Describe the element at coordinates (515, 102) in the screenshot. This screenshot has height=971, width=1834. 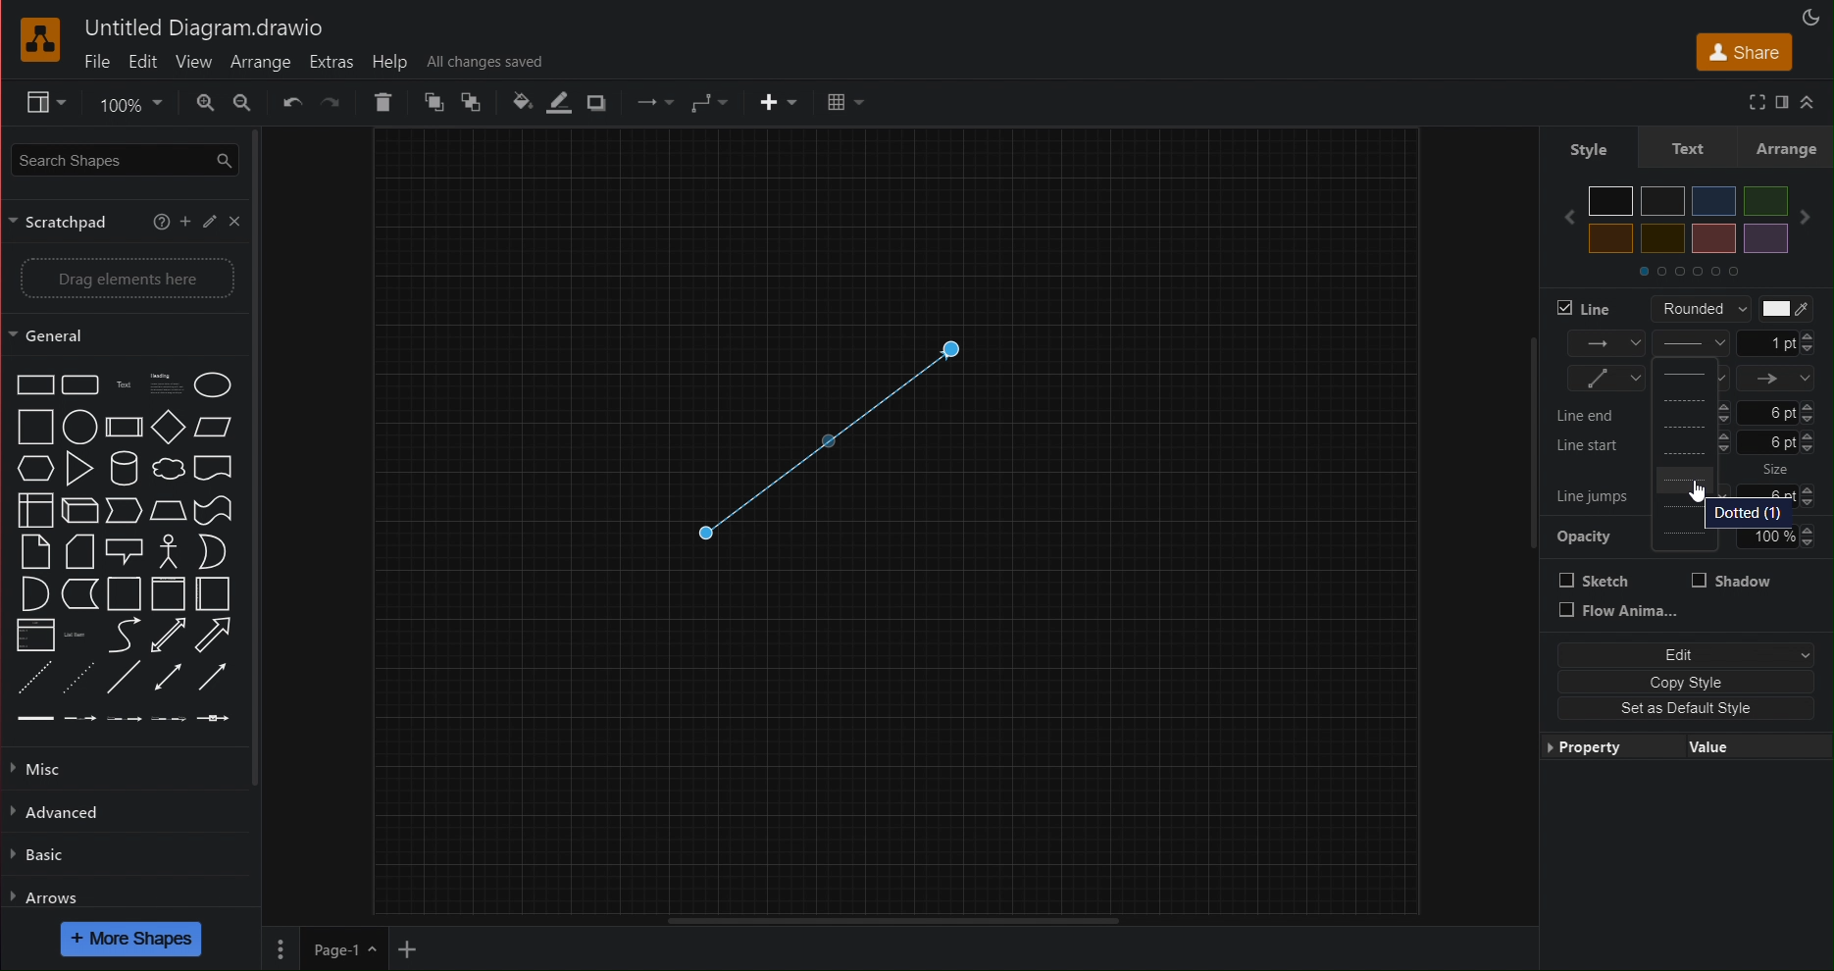
I see `Fill Color` at that location.